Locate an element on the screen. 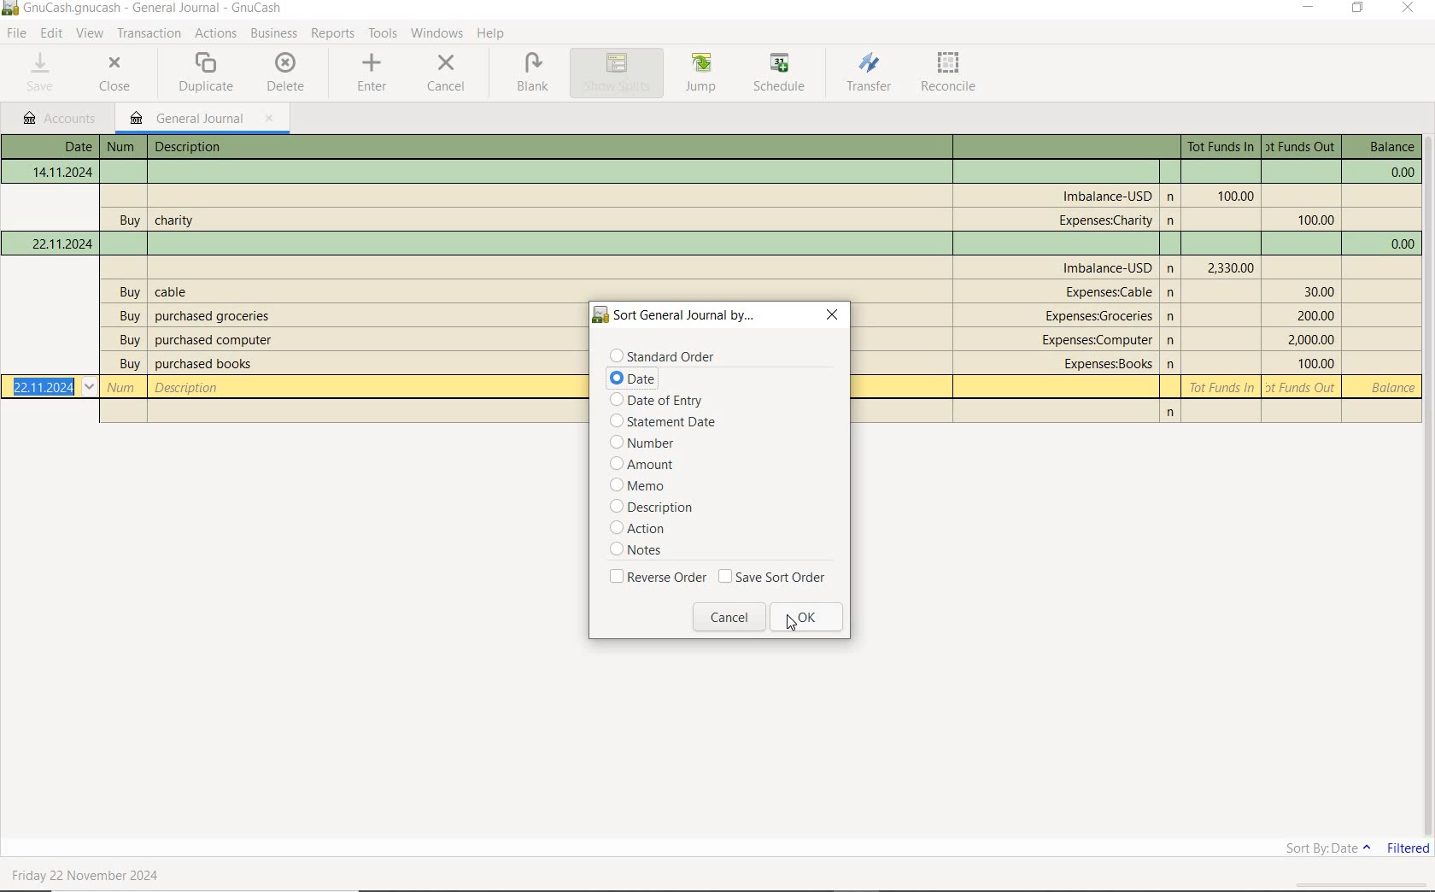 Image resolution: width=1435 pixels, height=892 pixels. DUPLICATE is located at coordinates (207, 72).